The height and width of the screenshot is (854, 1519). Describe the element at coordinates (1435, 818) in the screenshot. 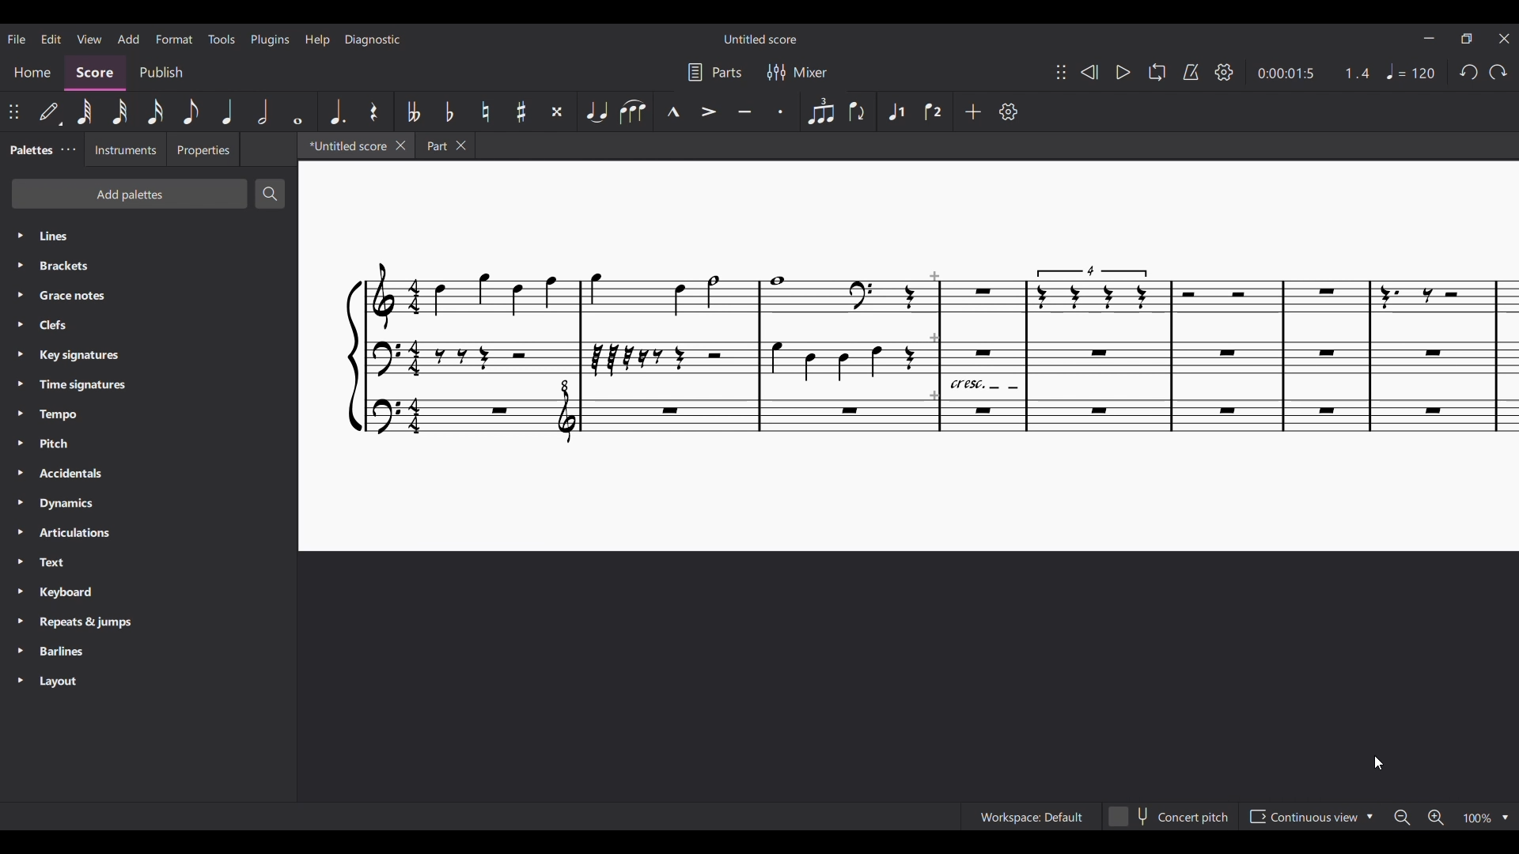

I see `Zoom in` at that location.